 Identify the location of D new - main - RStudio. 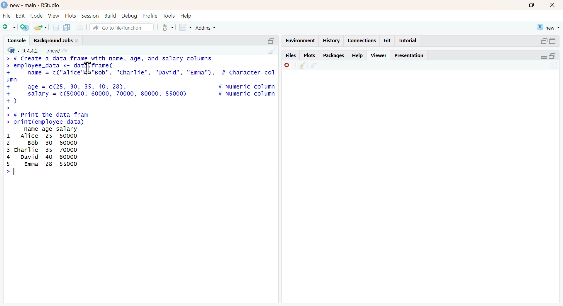
(35, 5).